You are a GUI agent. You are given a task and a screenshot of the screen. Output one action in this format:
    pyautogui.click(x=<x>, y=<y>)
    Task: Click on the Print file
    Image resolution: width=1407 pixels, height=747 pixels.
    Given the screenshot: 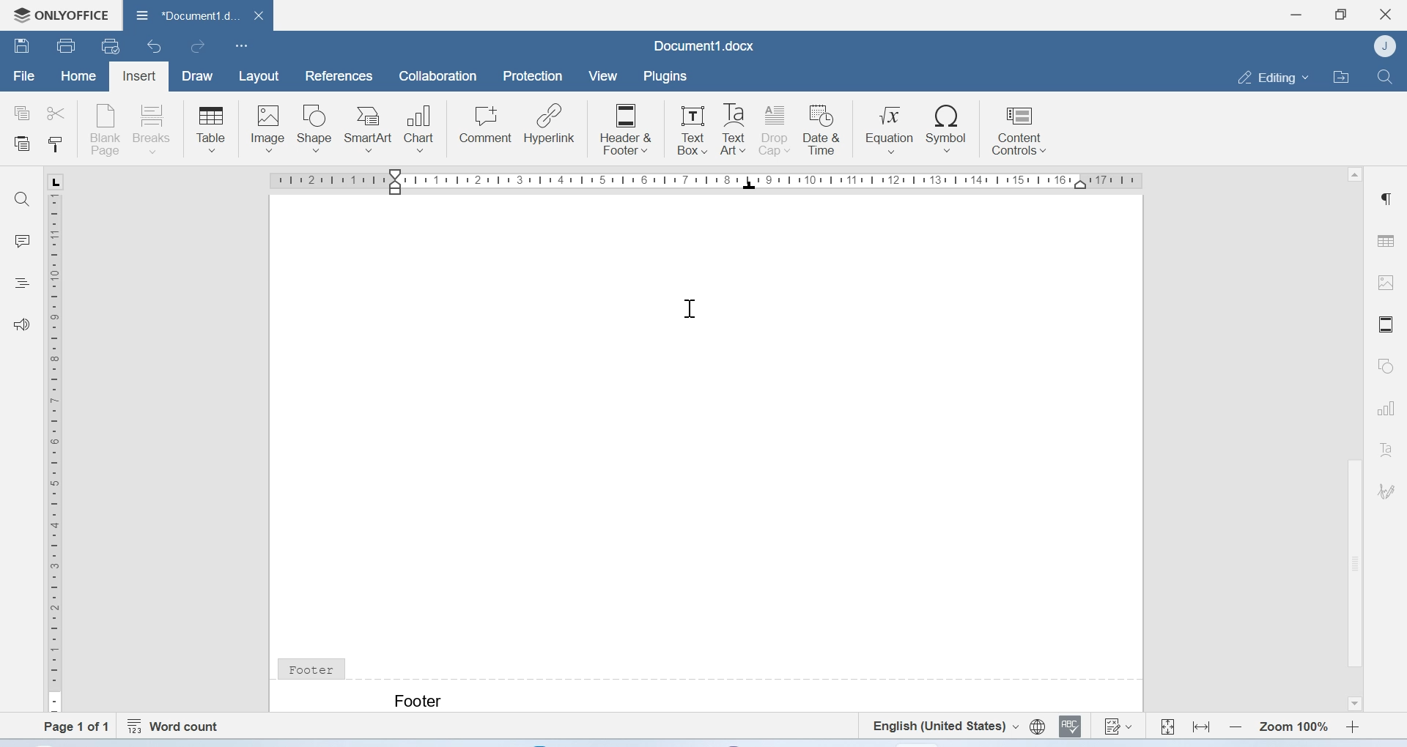 What is the action you would take?
    pyautogui.click(x=65, y=45)
    